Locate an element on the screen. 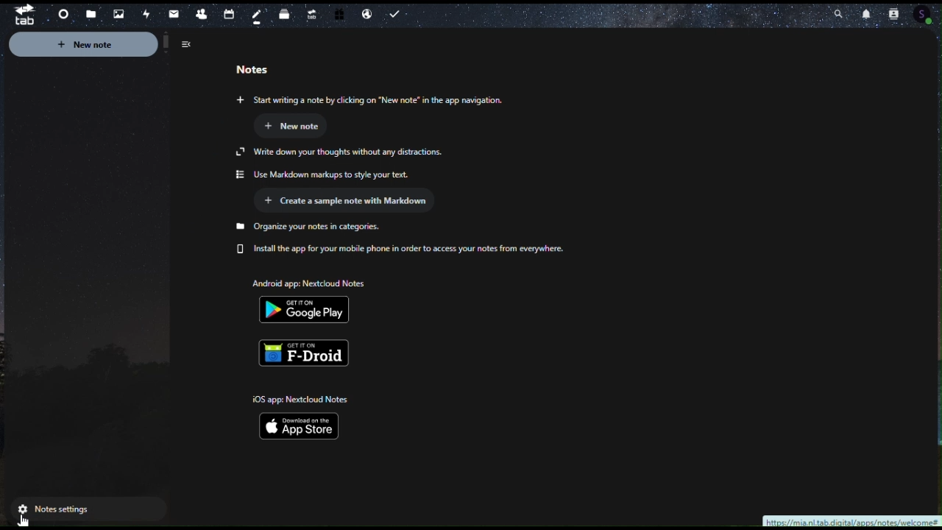  Task is located at coordinates (397, 15).